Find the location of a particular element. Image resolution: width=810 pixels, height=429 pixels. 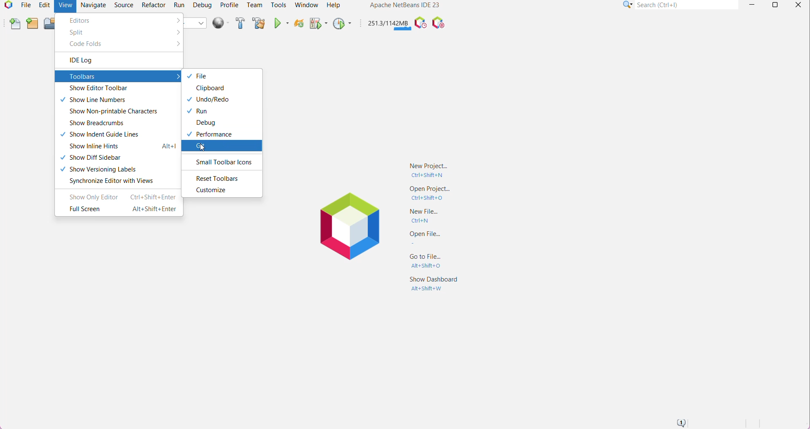

Notifications is located at coordinates (680, 423).